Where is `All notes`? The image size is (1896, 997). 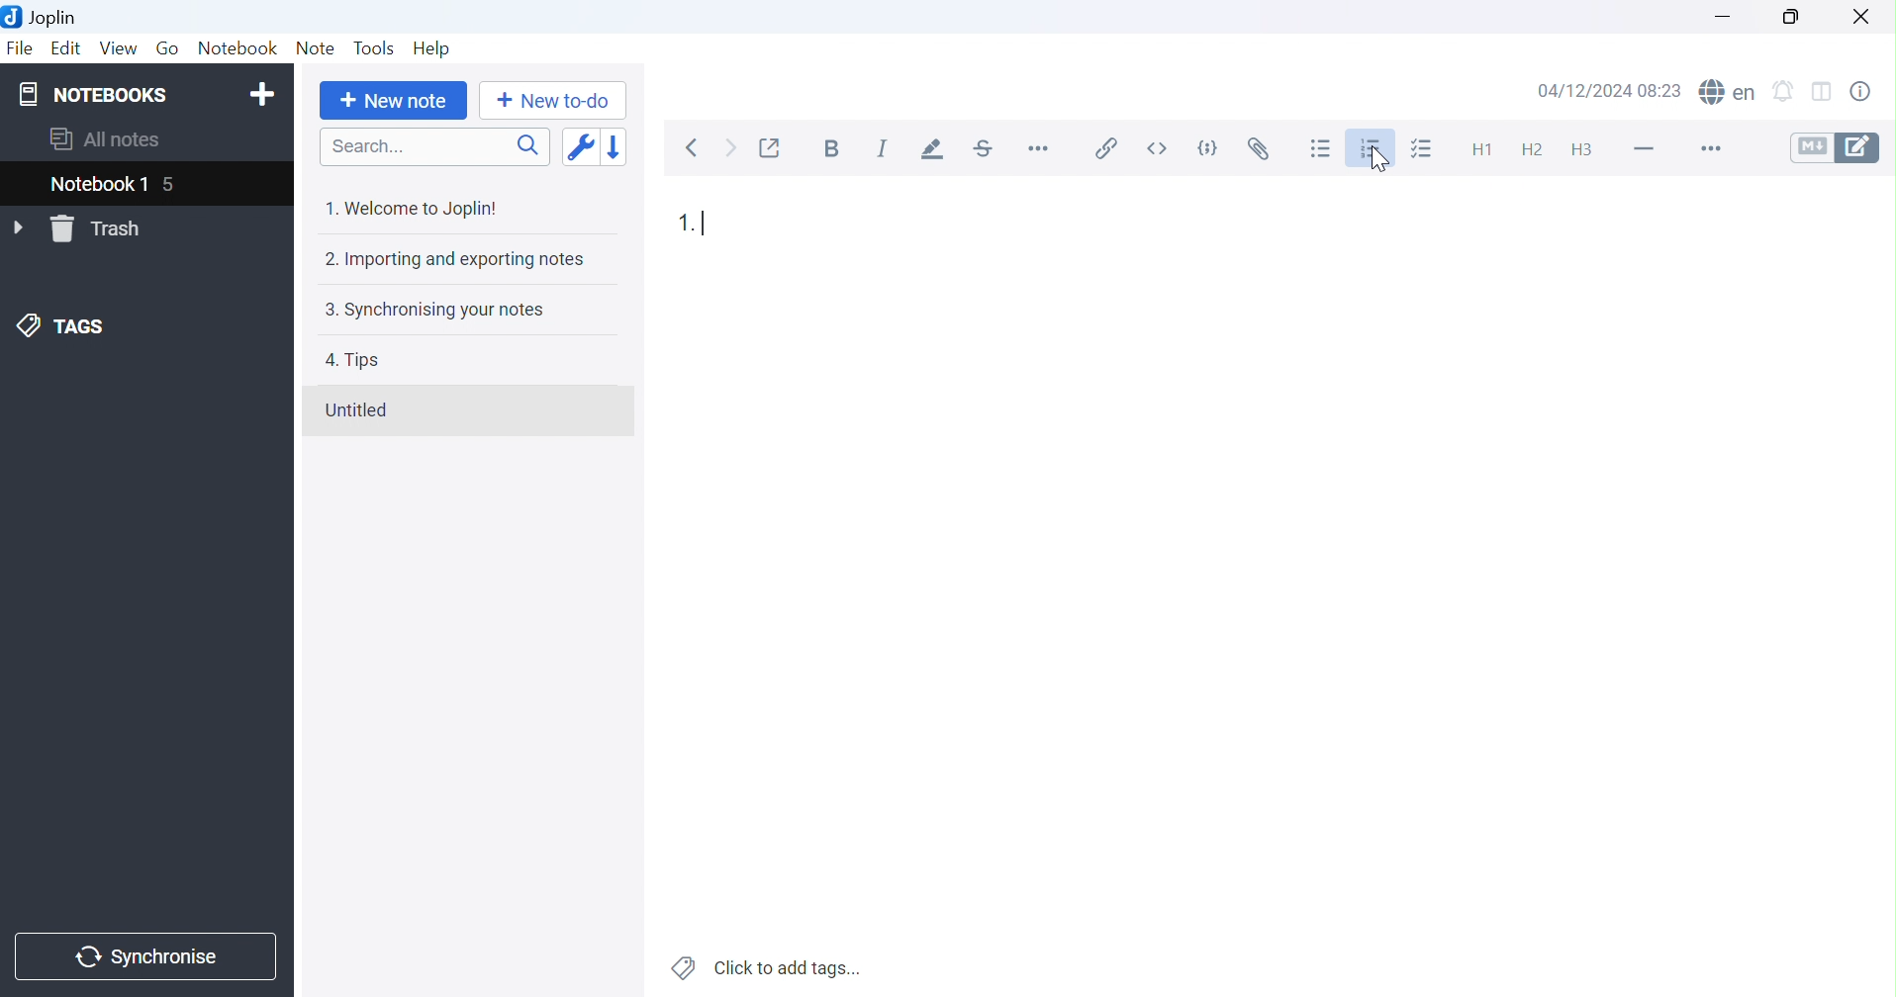 All notes is located at coordinates (103, 141).